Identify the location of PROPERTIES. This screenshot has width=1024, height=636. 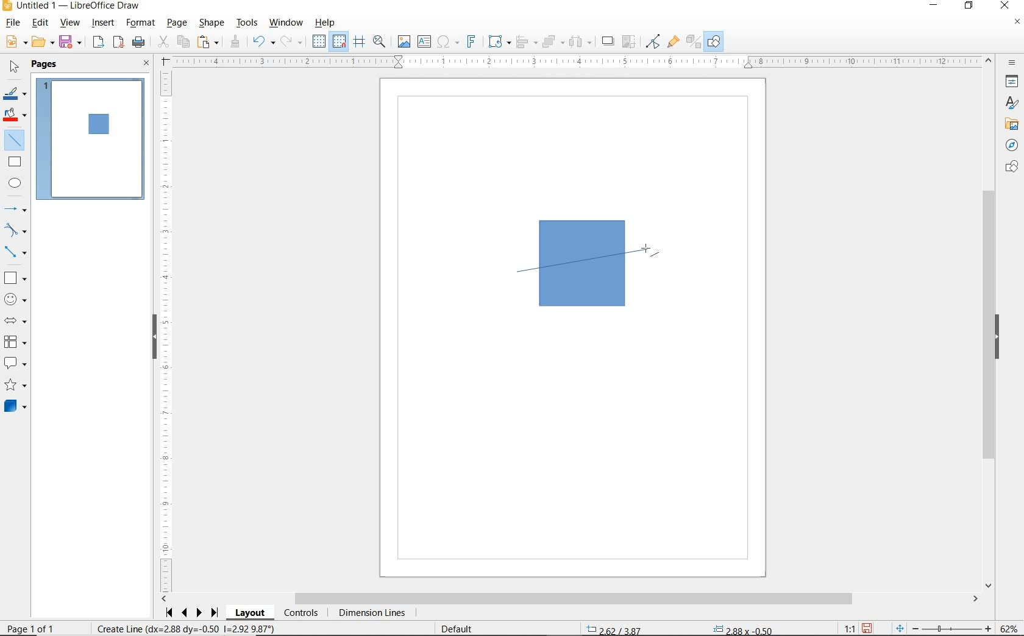
(1010, 83).